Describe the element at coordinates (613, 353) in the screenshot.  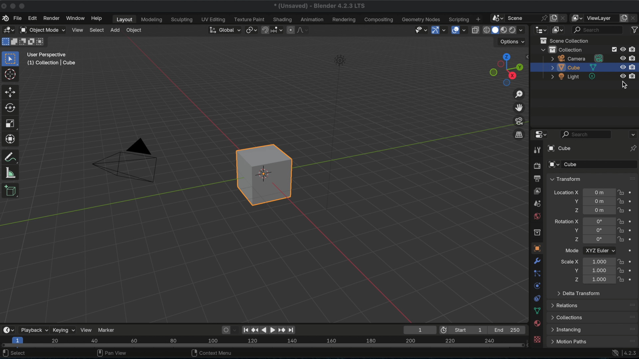
I see `online access` at that location.